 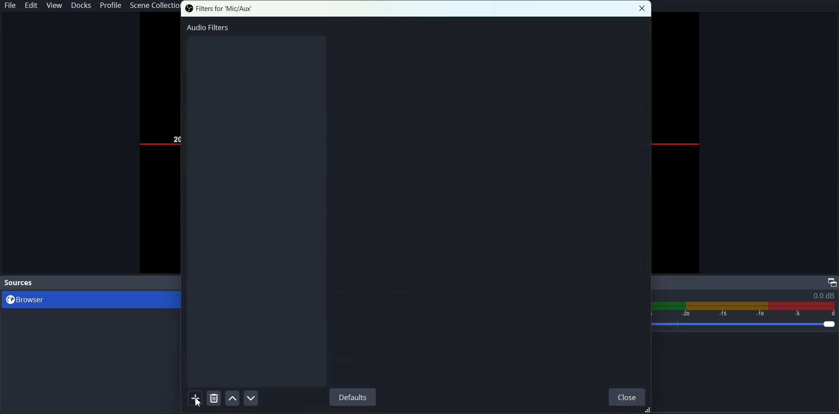 I want to click on View, so click(x=54, y=6).